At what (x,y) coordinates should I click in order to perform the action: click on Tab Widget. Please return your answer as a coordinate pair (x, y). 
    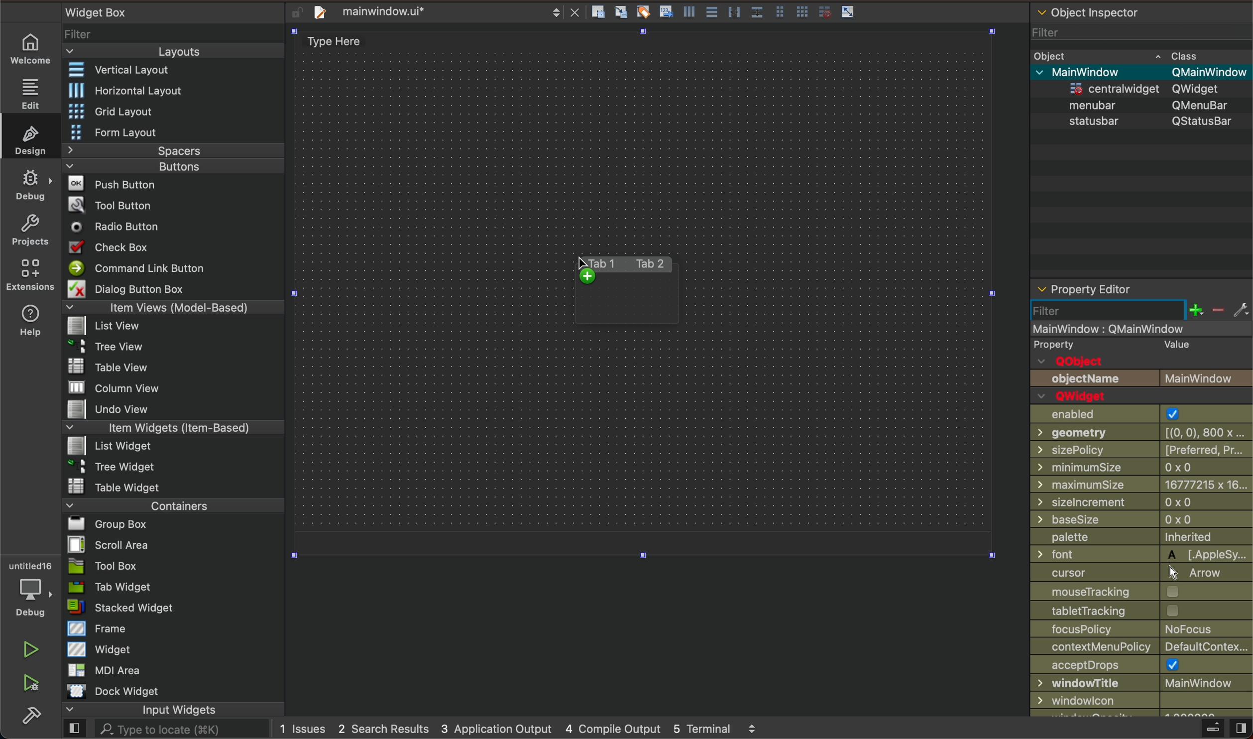
    Looking at the image, I should click on (118, 587).